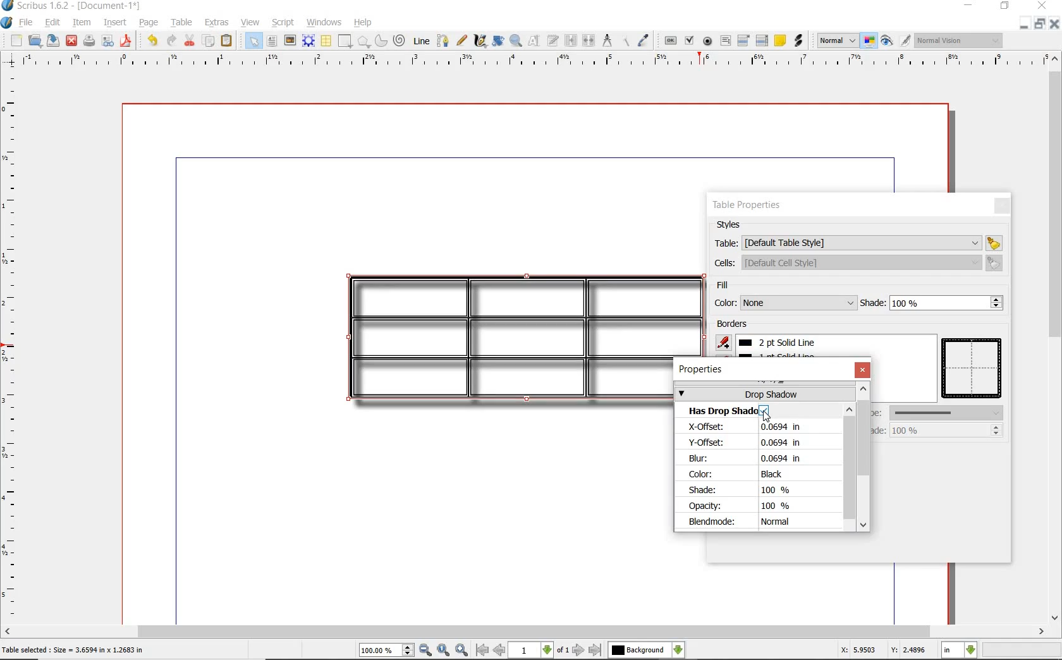  Describe the element at coordinates (516, 41) in the screenshot. I see `zoom in and out` at that location.